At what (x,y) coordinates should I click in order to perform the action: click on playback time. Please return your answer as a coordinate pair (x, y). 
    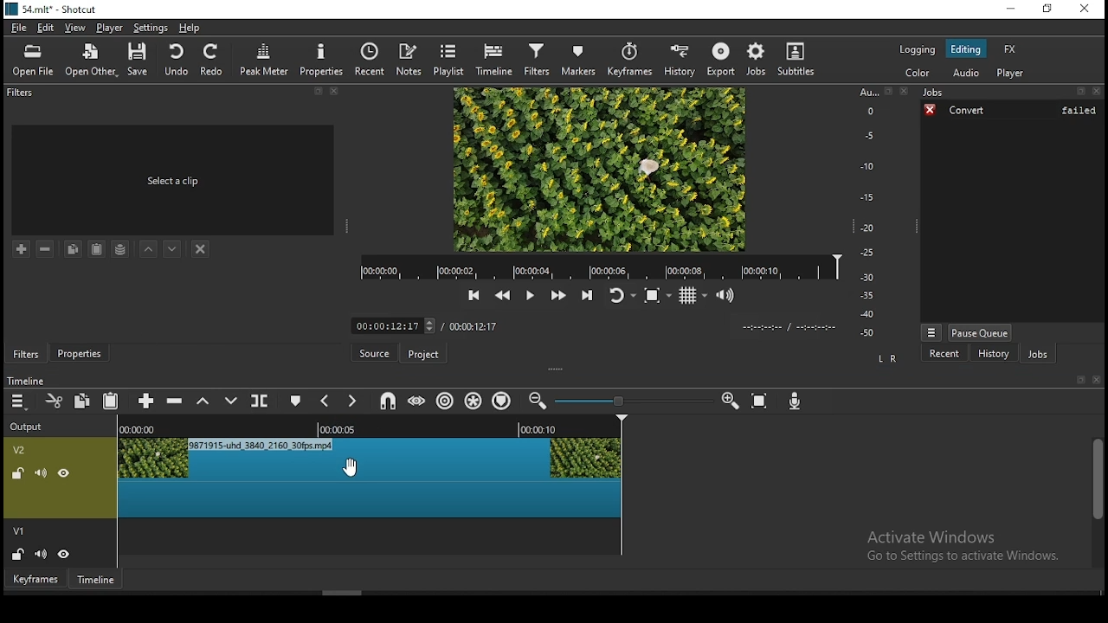
    Looking at the image, I should click on (600, 267).